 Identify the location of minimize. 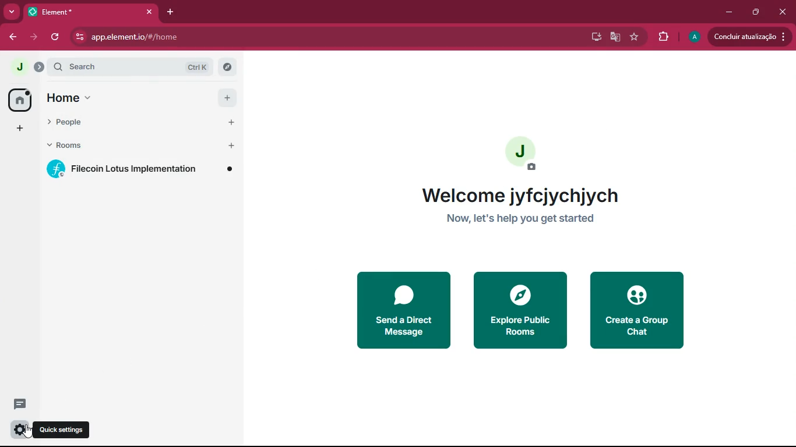
(728, 11).